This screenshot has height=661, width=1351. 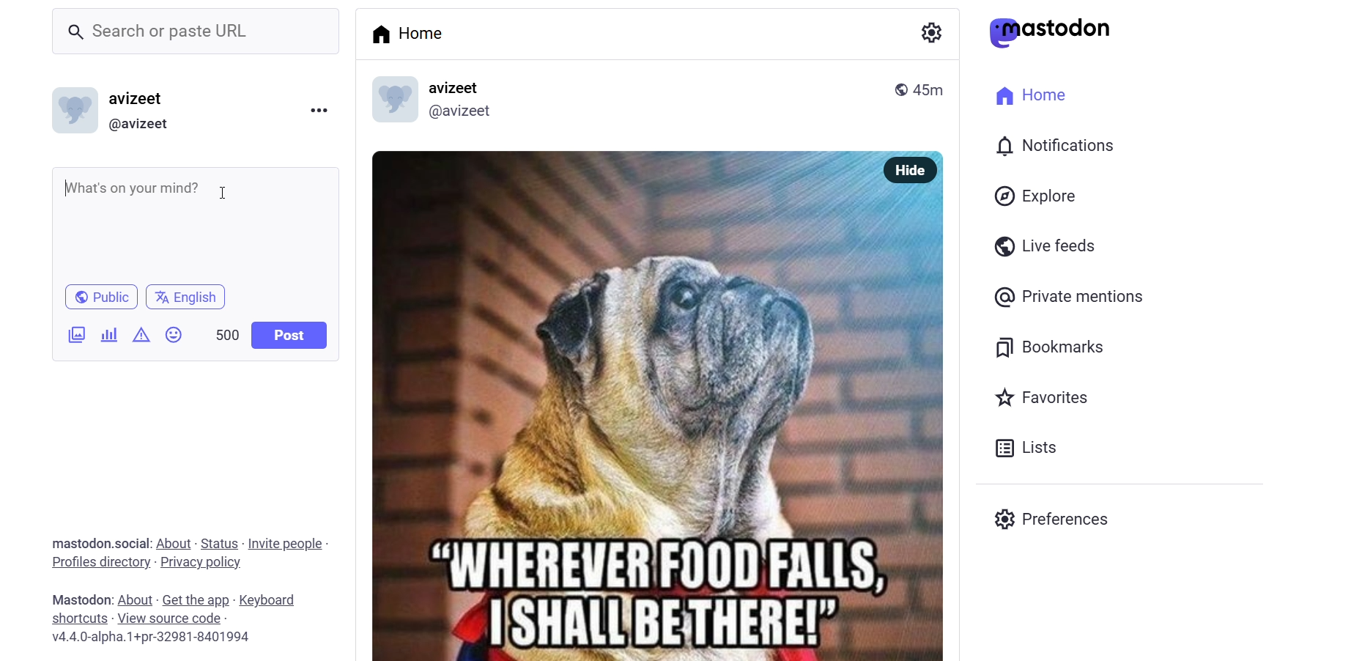 I want to click on Hide |, so click(x=919, y=173).